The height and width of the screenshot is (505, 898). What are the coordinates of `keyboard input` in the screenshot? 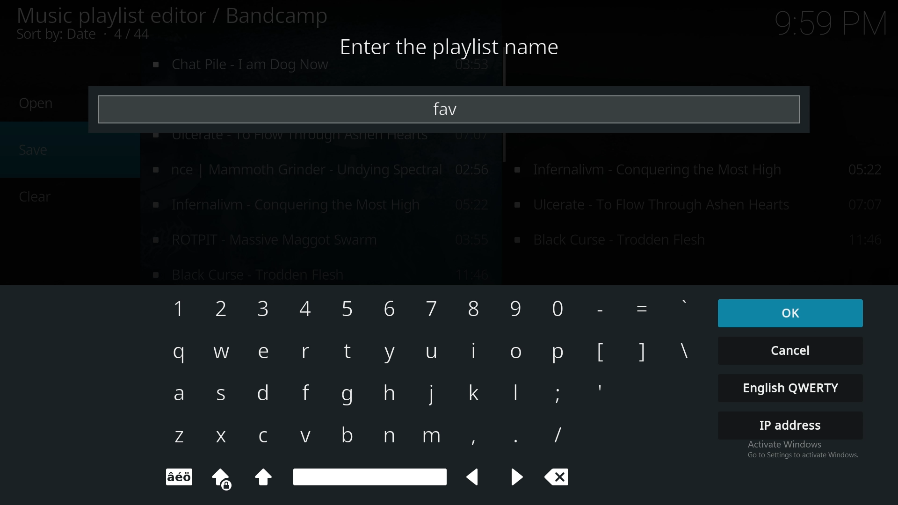 It's located at (266, 392).